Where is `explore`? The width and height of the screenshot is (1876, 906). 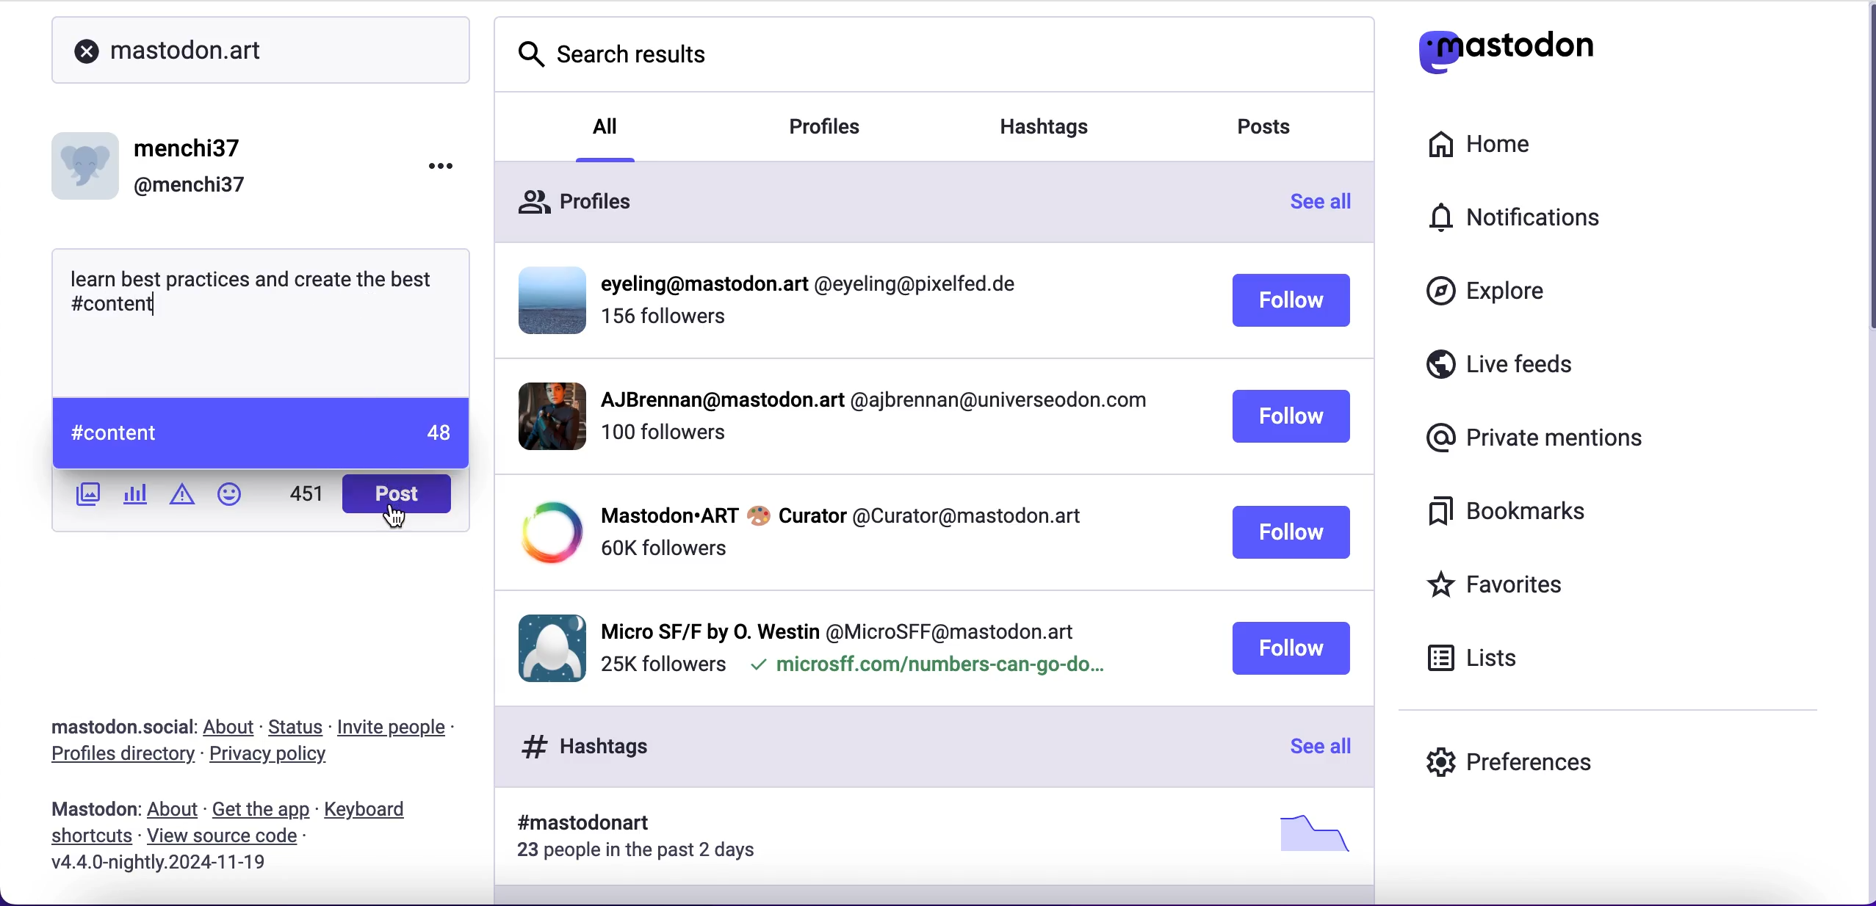 explore is located at coordinates (1491, 297).